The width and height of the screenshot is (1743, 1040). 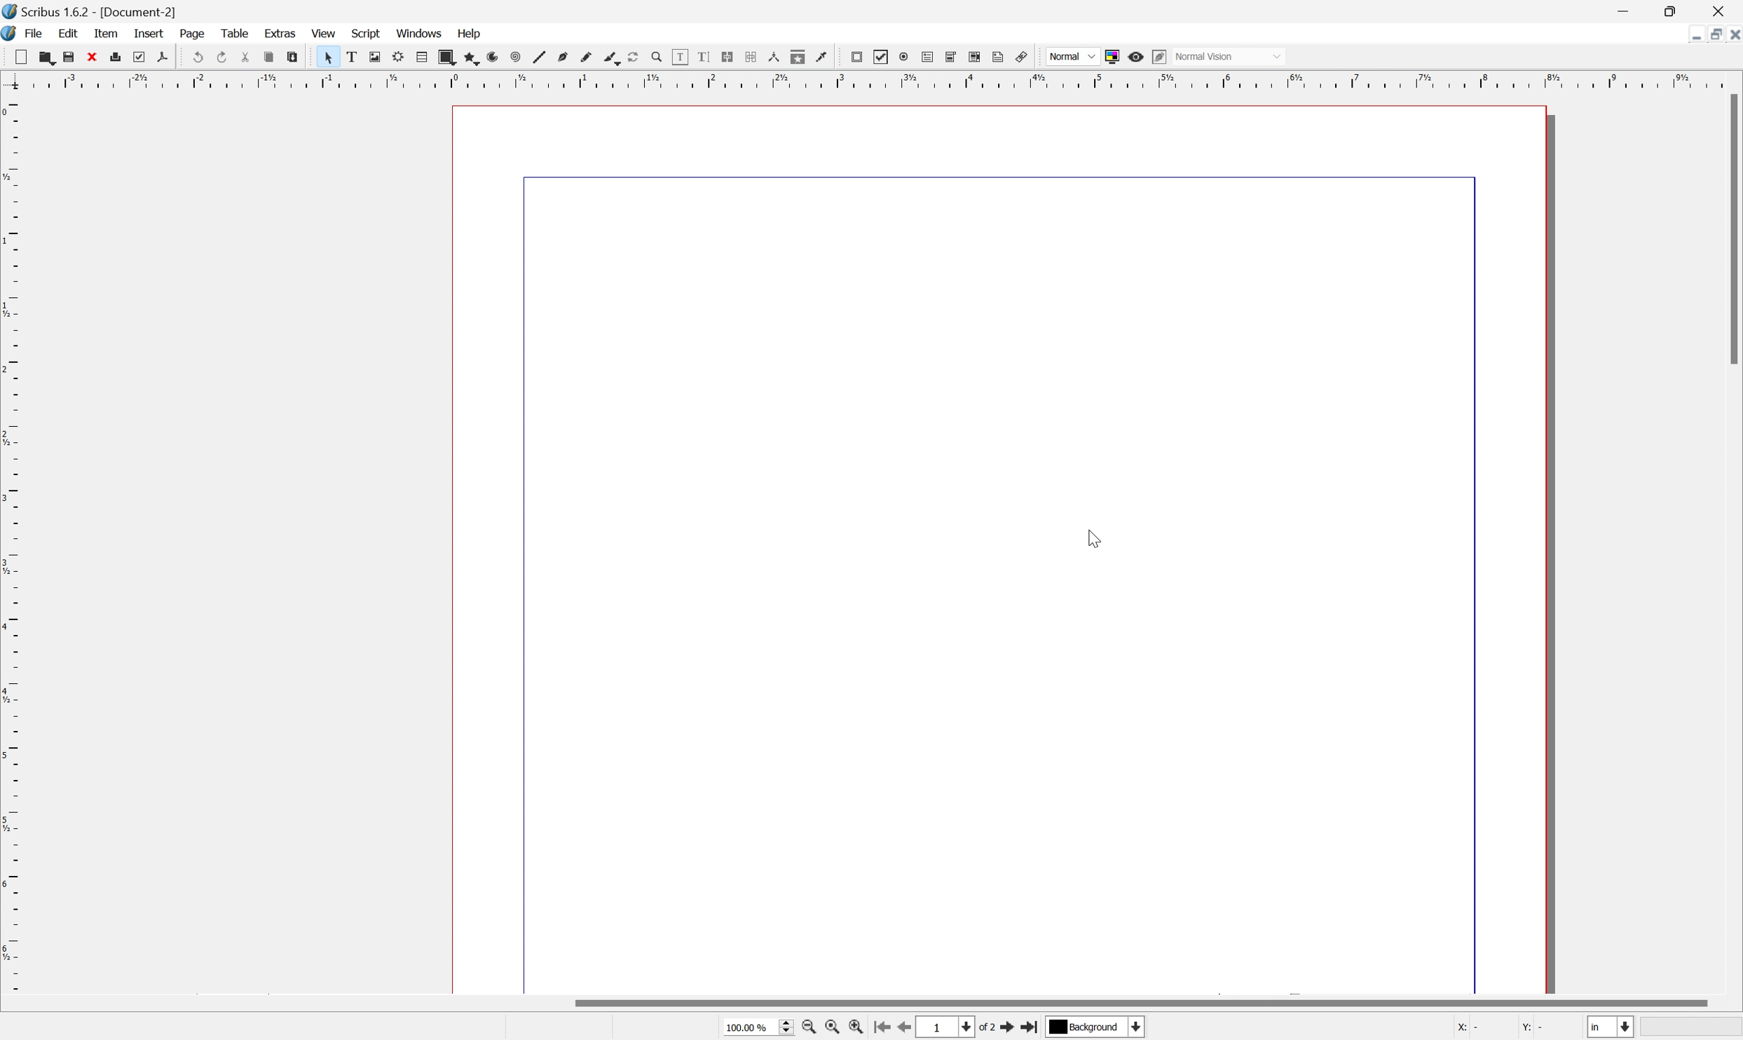 What do you see at coordinates (514, 57) in the screenshot?
I see `Spiral` at bounding box center [514, 57].